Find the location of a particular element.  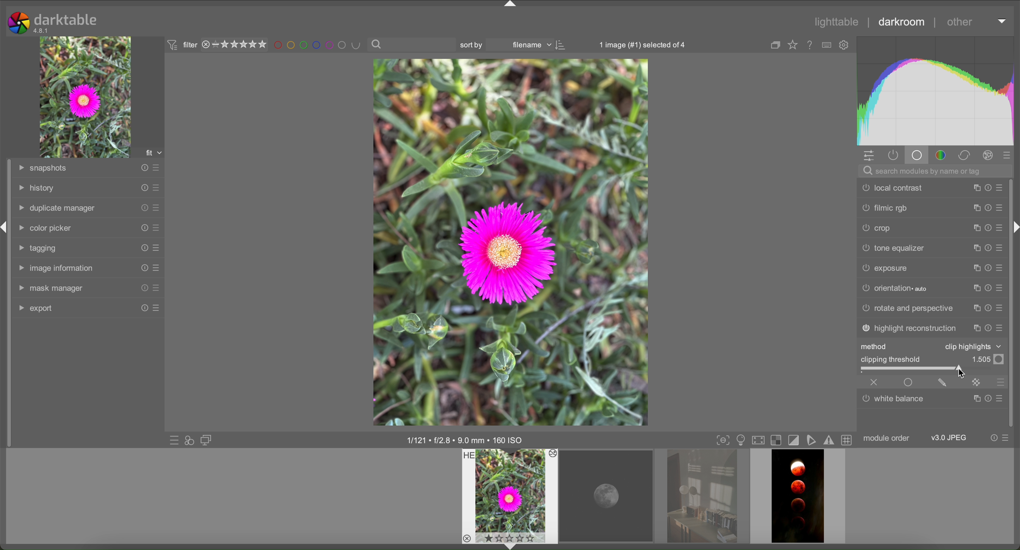

mask manager tab is located at coordinates (51, 288).